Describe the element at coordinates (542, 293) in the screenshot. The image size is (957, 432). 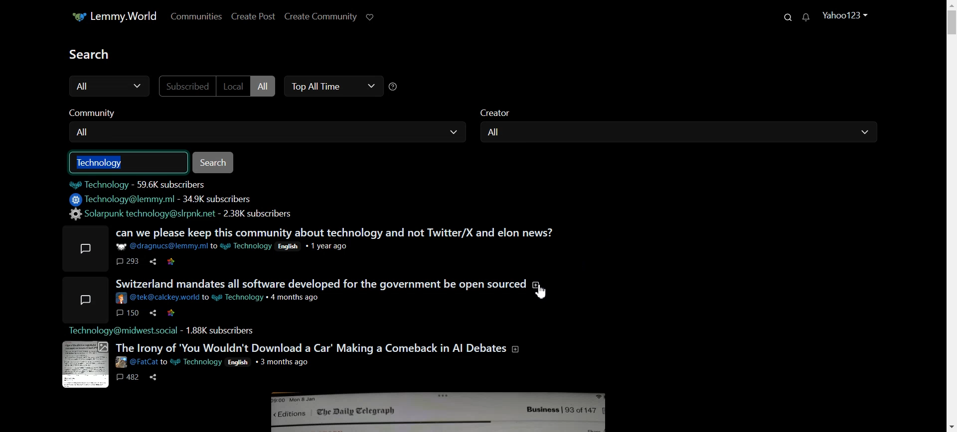
I see `Cursor` at that location.